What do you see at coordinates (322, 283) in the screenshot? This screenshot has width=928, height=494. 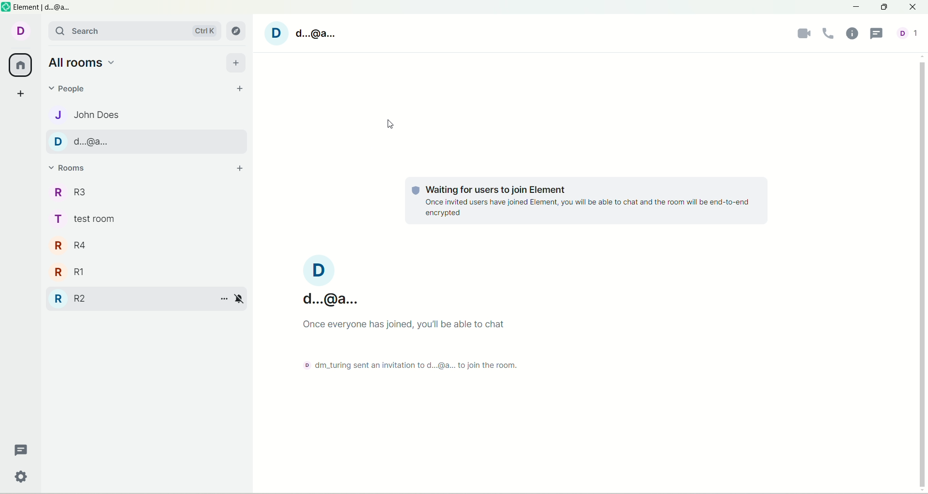 I see `account` at bounding box center [322, 283].